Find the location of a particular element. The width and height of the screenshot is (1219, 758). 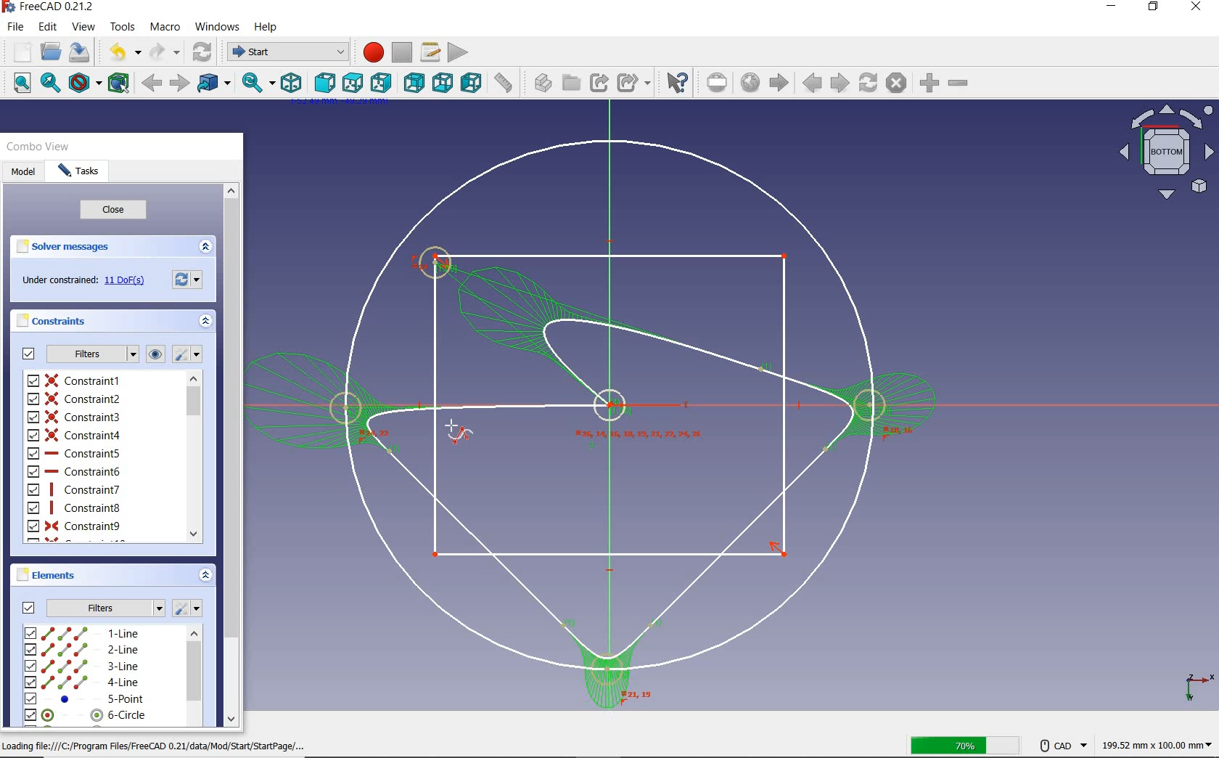

top is located at coordinates (353, 81).